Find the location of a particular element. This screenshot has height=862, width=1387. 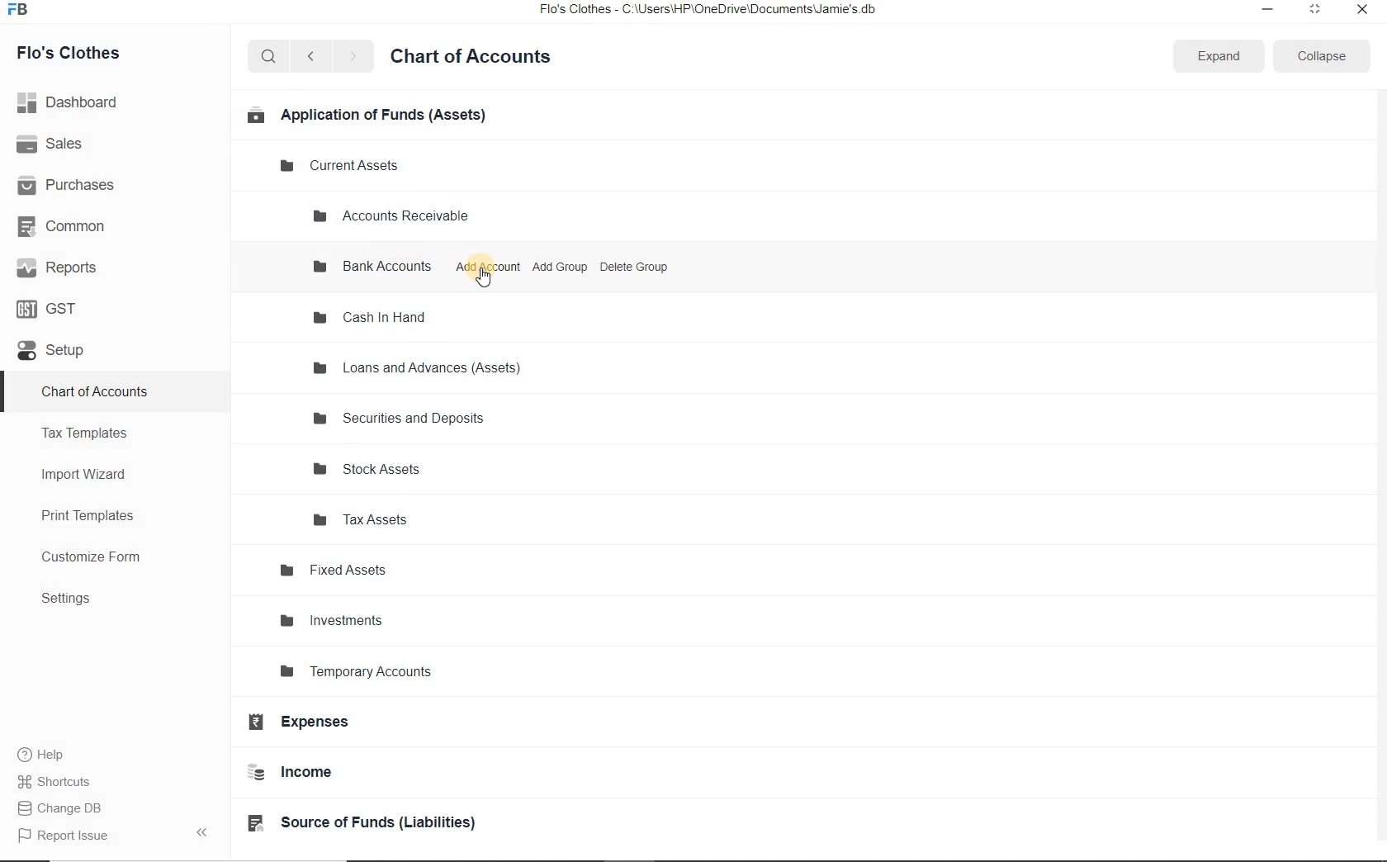

forward is located at coordinates (354, 57).